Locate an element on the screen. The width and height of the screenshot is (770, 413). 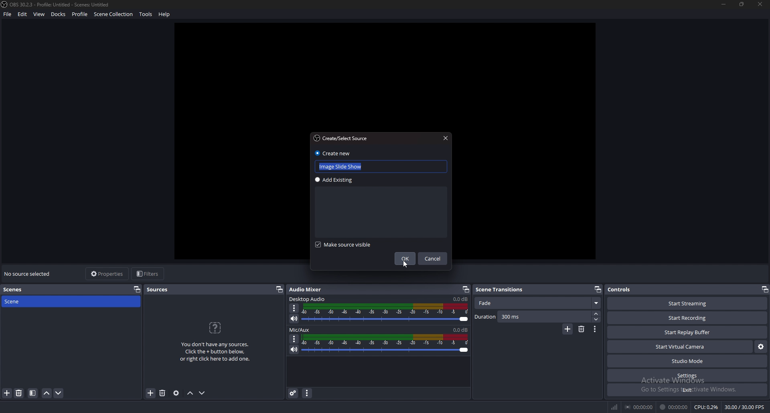
add scene is located at coordinates (8, 393).